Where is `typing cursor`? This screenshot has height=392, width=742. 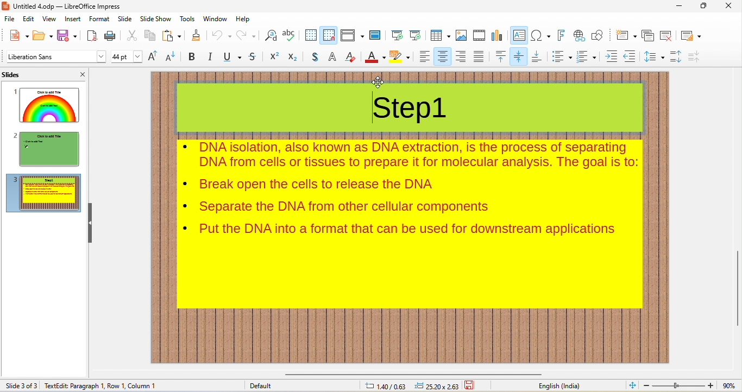 typing cursor is located at coordinates (372, 109).